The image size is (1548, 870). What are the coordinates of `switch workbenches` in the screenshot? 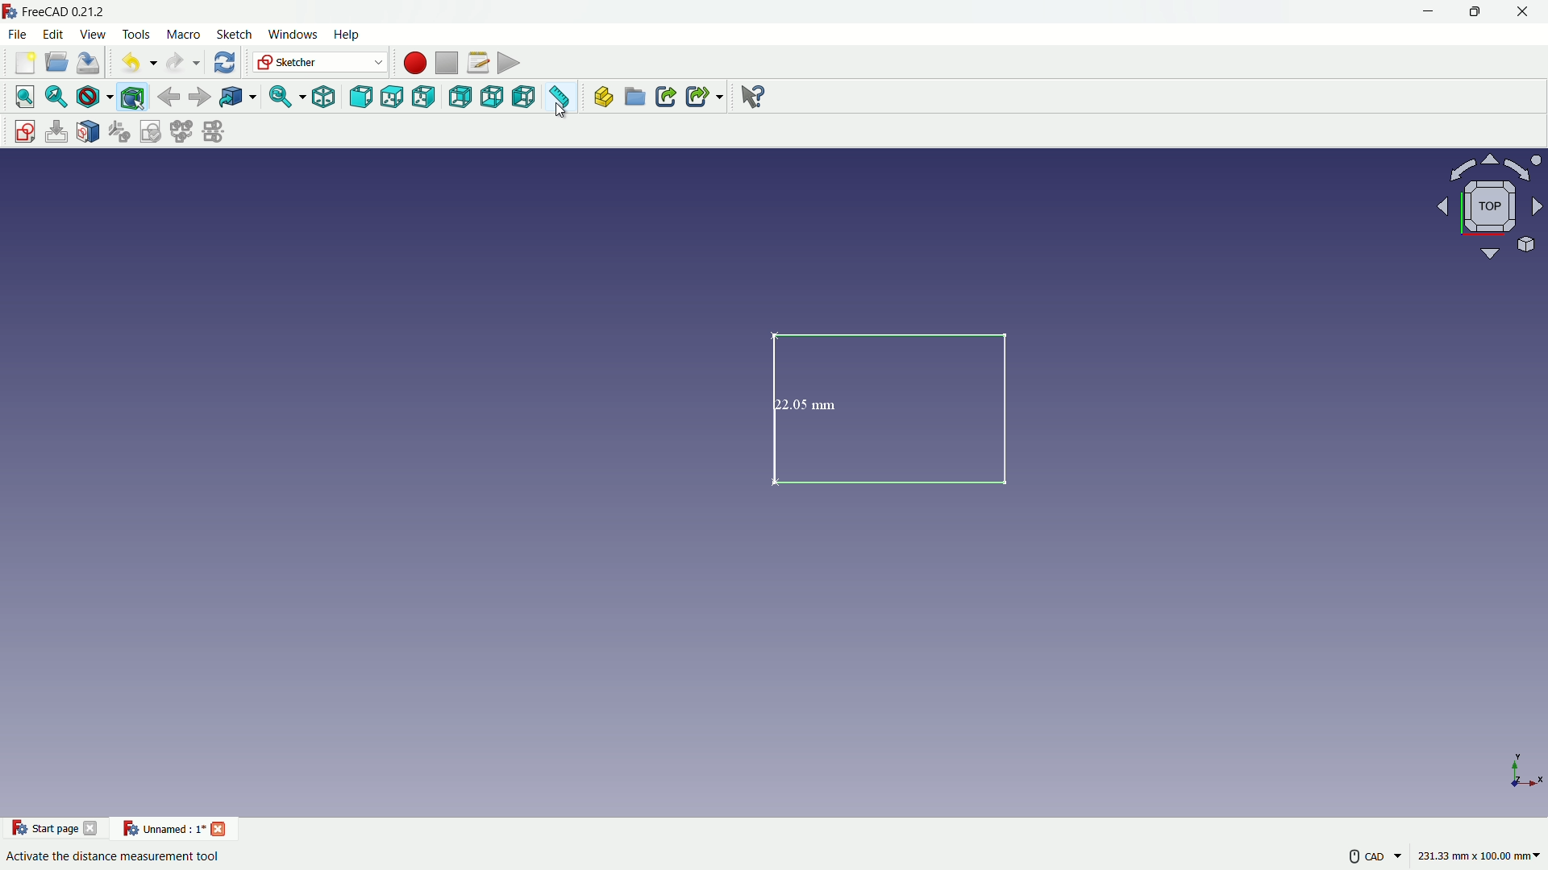 It's located at (320, 63).